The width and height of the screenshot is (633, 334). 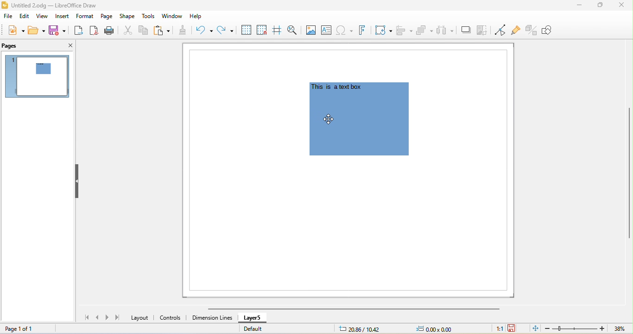 I want to click on paste, so click(x=164, y=31).